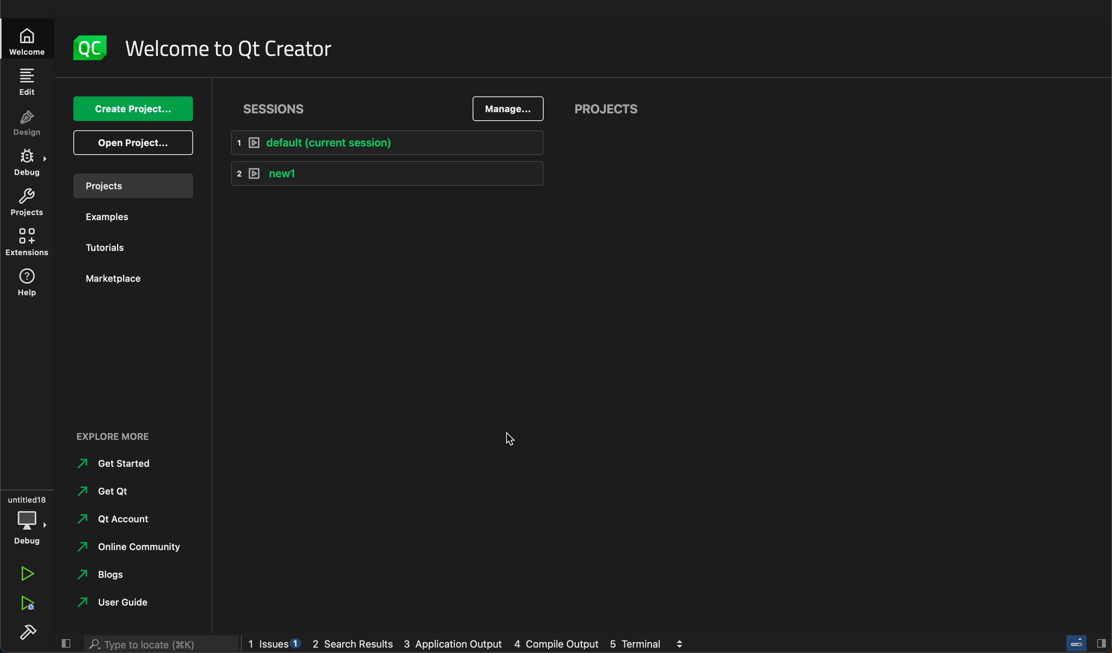 This screenshot has height=653, width=1112. Describe the element at coordinates (118, 278) in the screenshot. I see `marketplace` at that location.